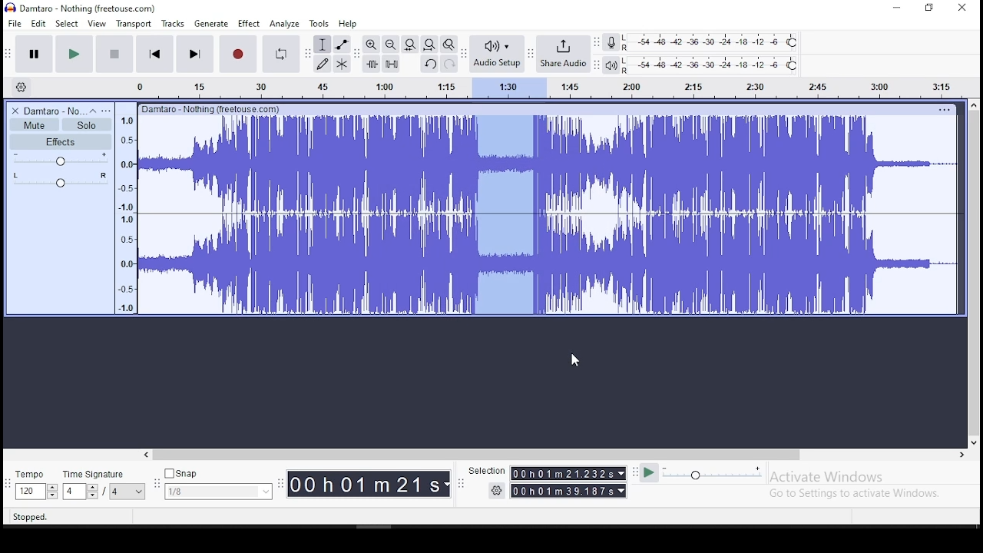  Describe the element at coordinates (20, 86) in the screenshot. I see `timeline settings` at that location.